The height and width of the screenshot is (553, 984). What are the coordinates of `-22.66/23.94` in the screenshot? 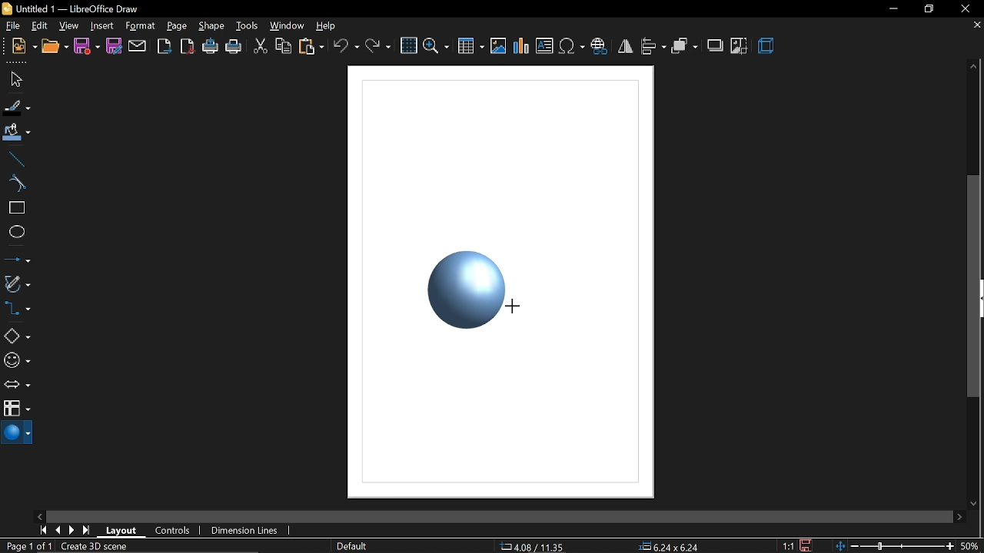 It's located at (540, 546).